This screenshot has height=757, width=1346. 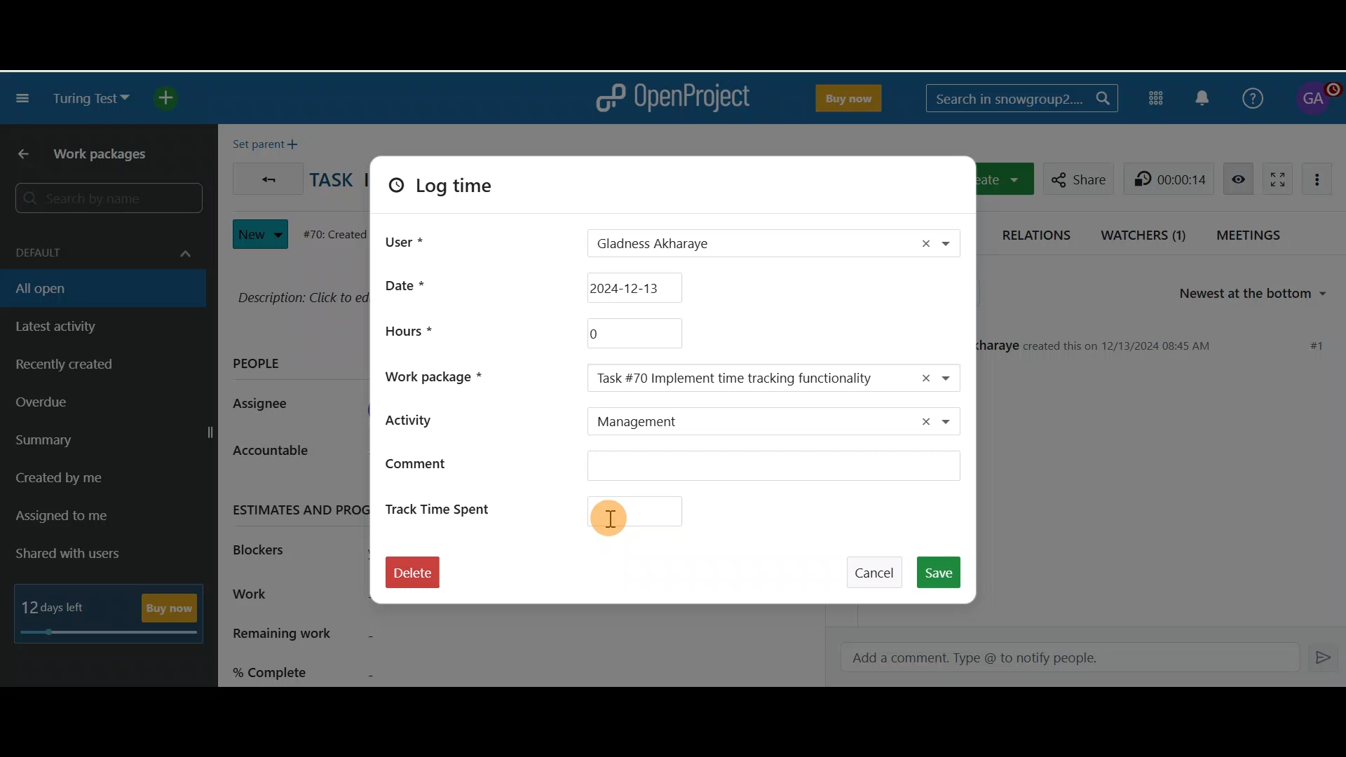 I want to click on 0, so click(x=632, y=333).